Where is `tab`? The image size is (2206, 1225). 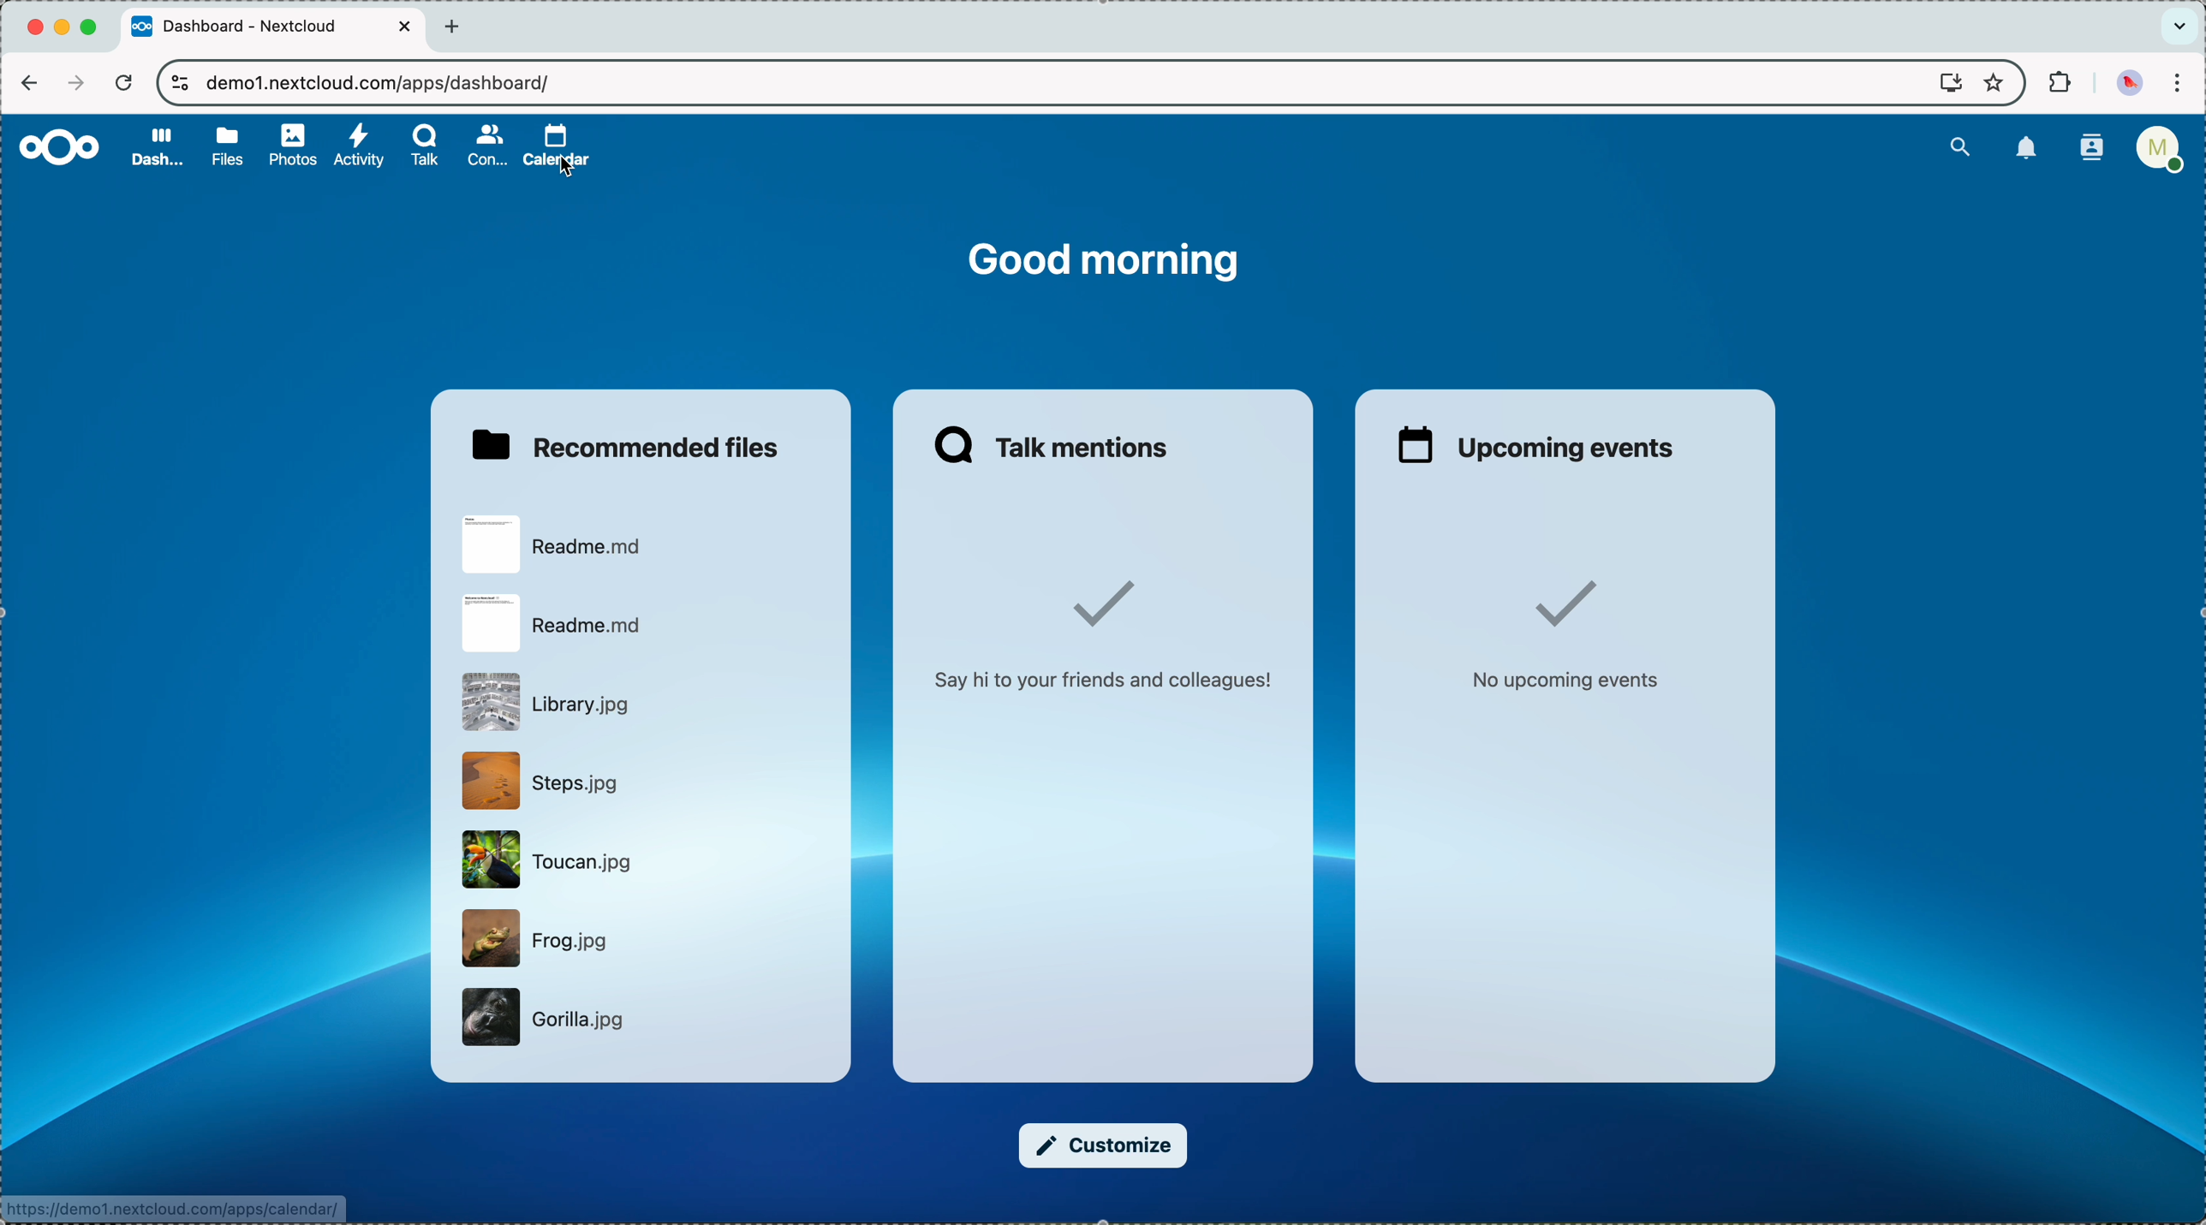
tab is located at coordinates (274, 28).